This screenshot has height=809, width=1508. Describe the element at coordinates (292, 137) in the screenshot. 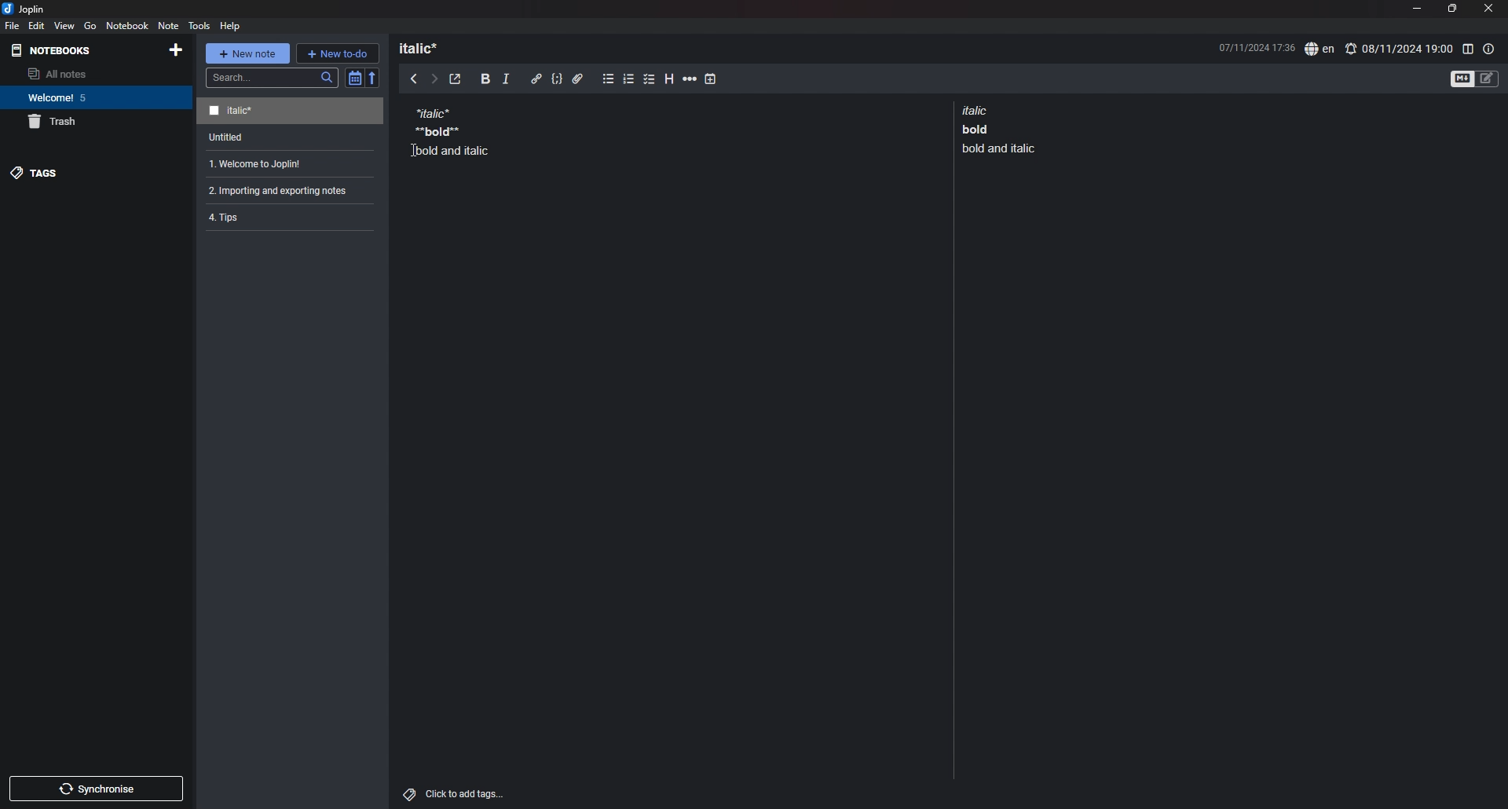

I see `note` at that location.